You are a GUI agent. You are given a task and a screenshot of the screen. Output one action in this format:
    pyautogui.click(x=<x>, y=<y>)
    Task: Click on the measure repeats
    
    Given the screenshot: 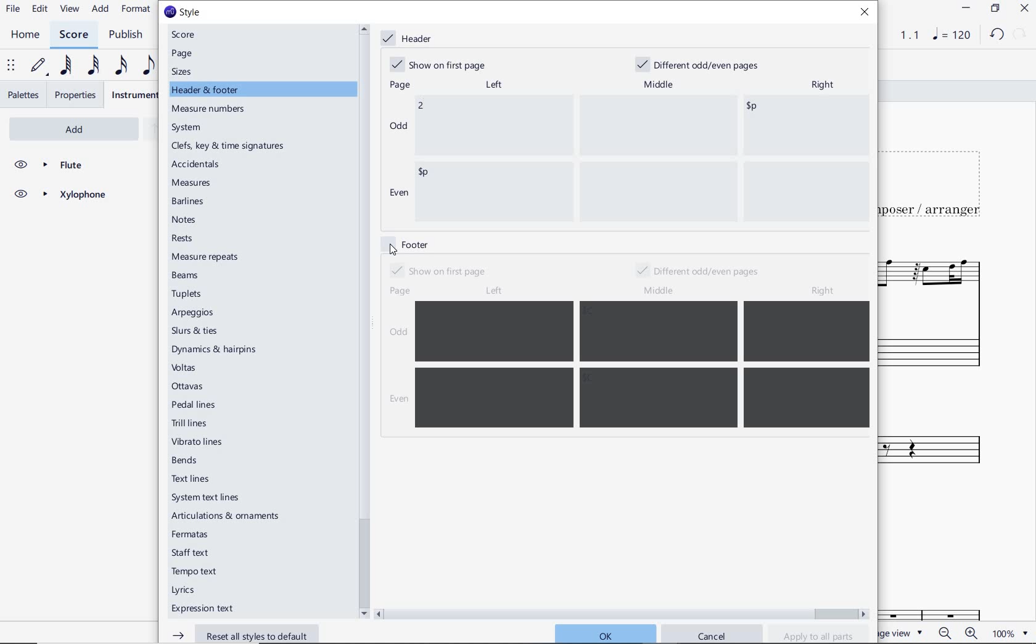 What is the action you would take?
    pyautogui.click(x=205, y=257)
    